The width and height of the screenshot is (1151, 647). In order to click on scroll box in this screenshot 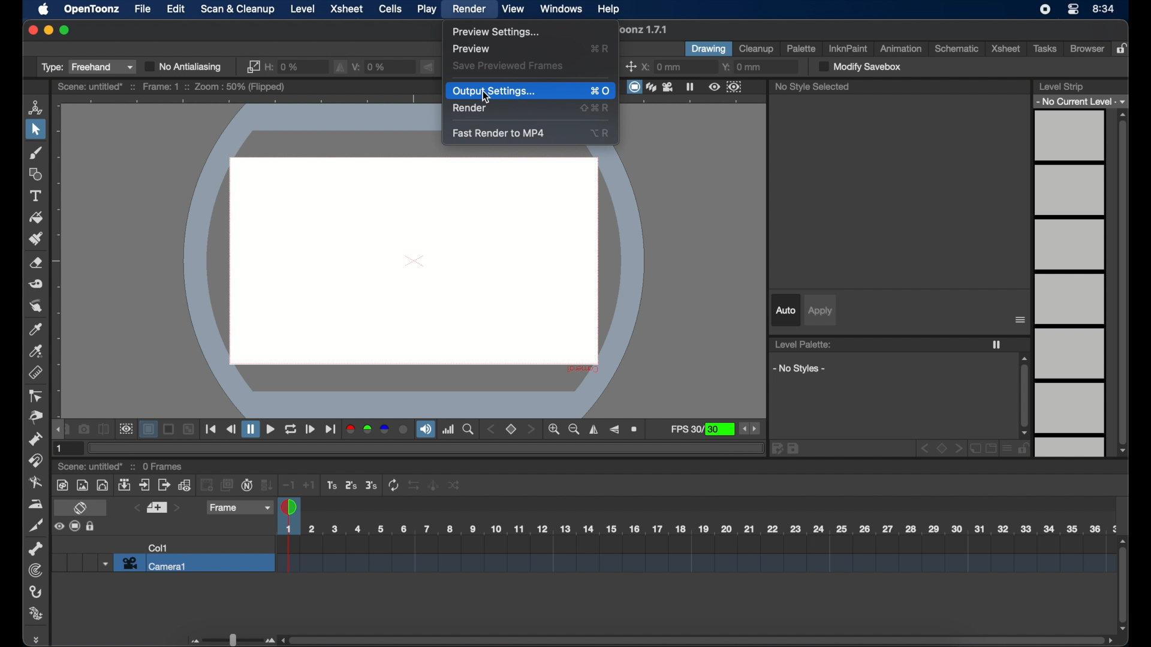, I will do `click(698, 639)`.